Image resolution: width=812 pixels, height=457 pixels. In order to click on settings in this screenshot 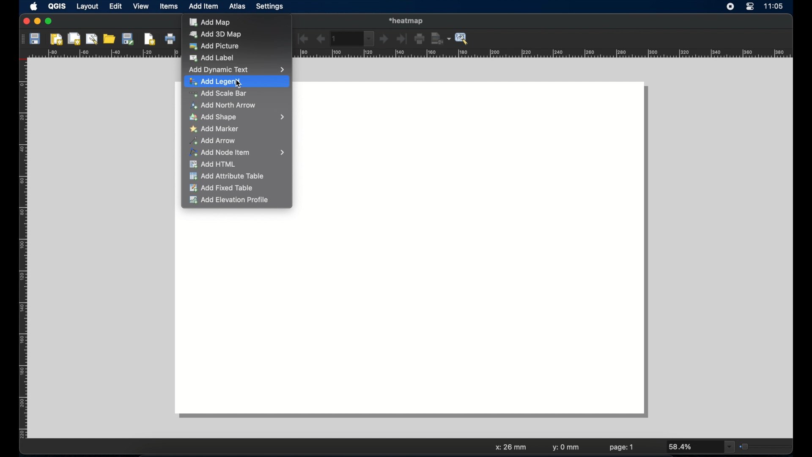, I will do `click(270, 7)`.